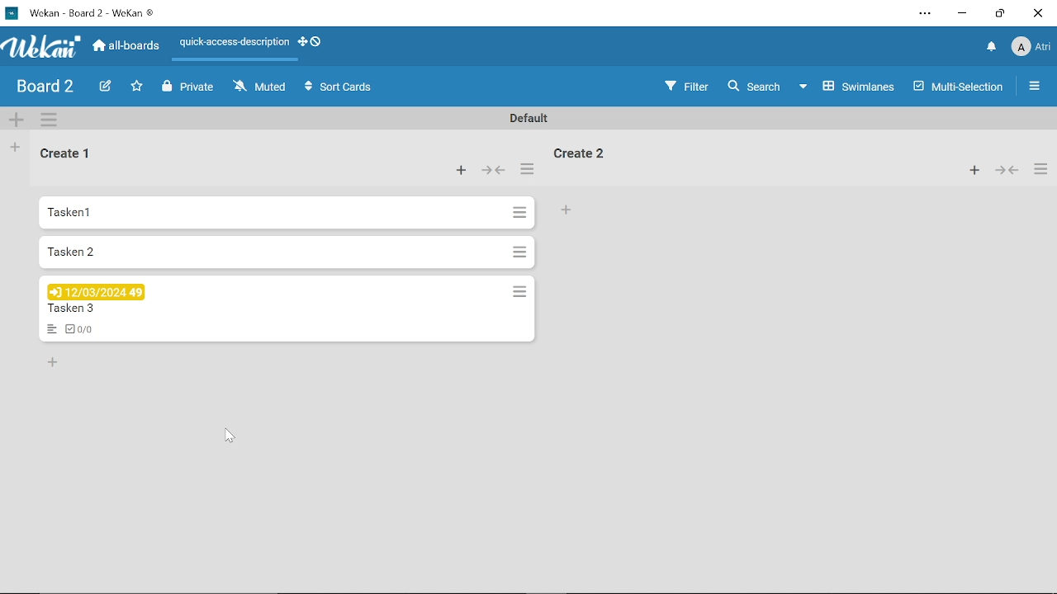 The width and height of the screenshot is (1057, 594). What do you see at coordinates (264, 87) in the screenshot?
I see `Muted` at bounding box center [264, 87].